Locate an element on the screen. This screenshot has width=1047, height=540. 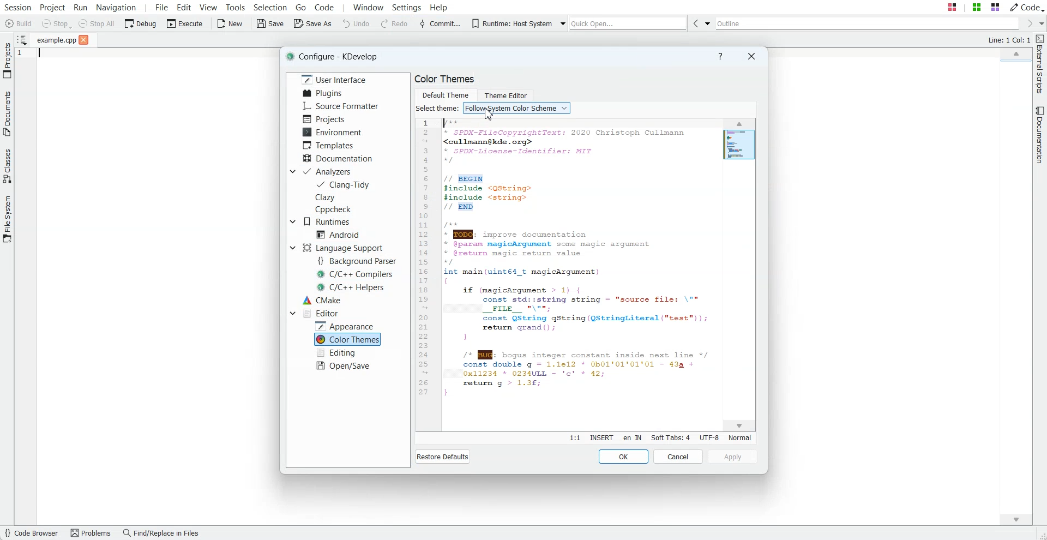
Theme Editor is located at coordinates (505, 94).